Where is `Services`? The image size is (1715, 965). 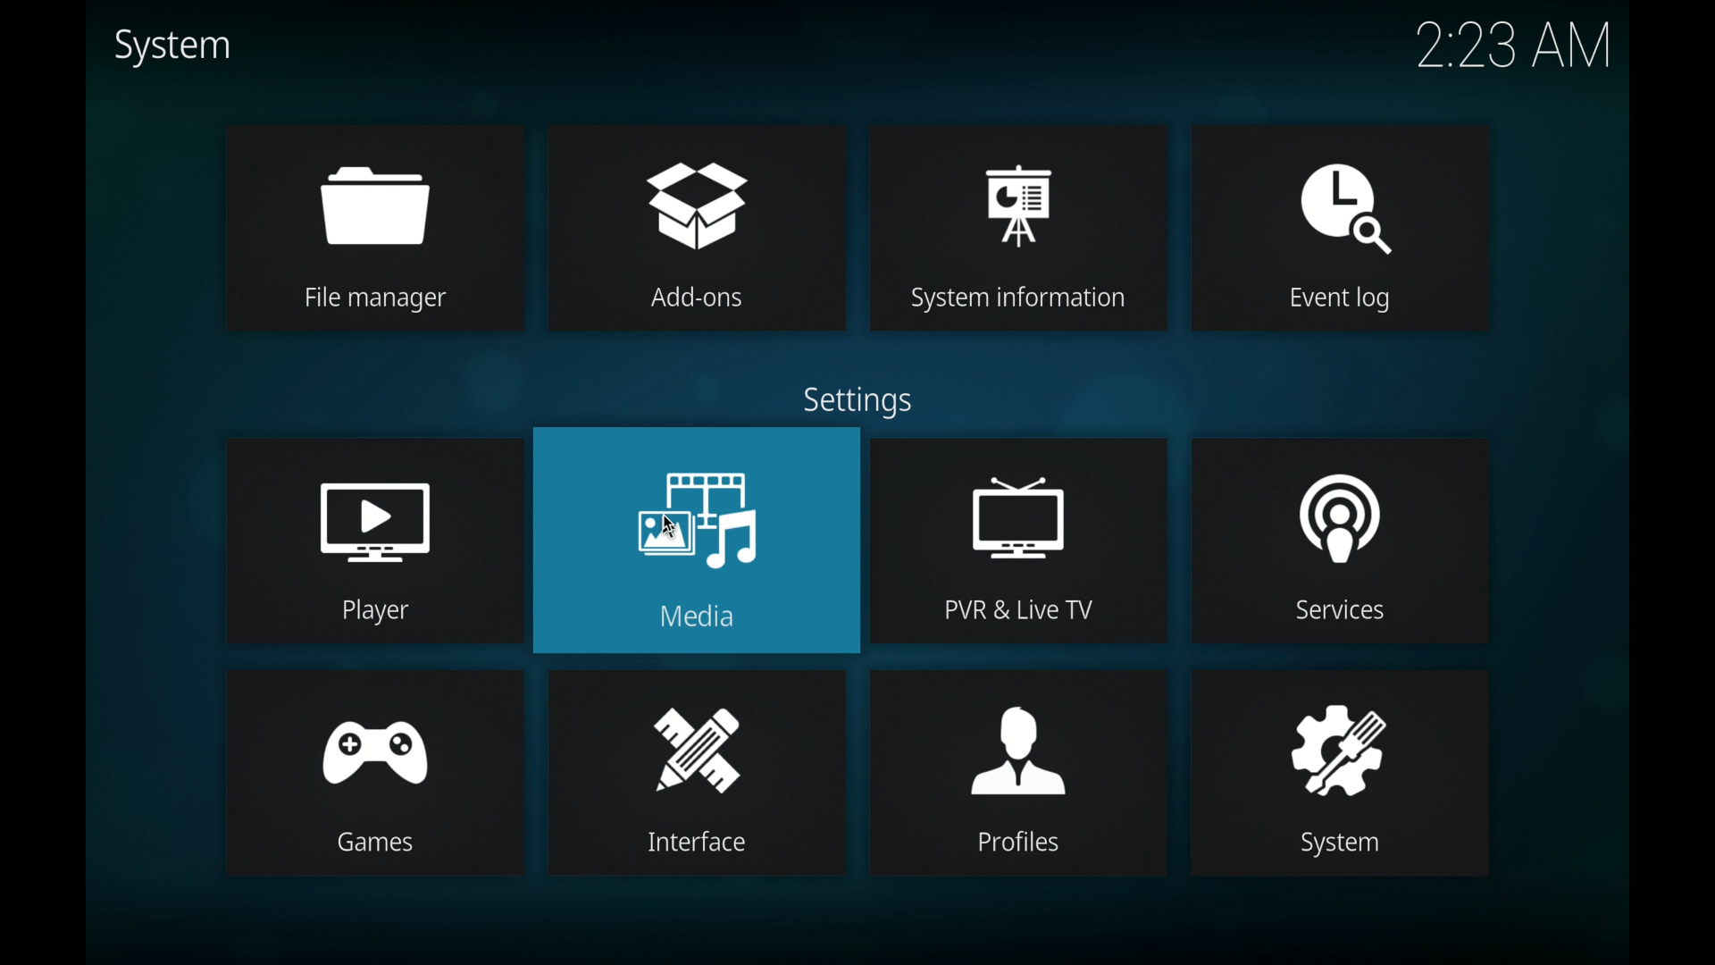 Services is located at coordinates (1355, 615).